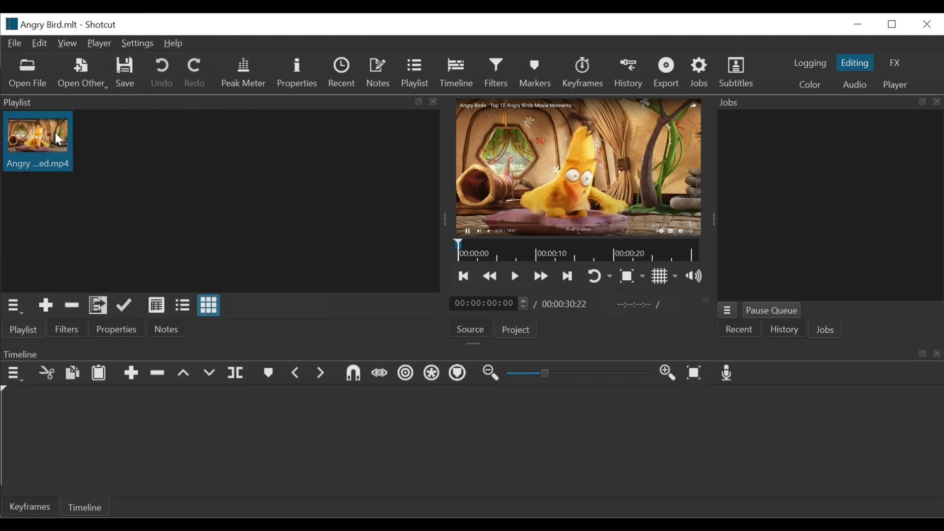 This screenshot has width=944, height=531. Describe the element at coordinates (222, 102) in the screenshot. I see `Playlist Panel` at that location.